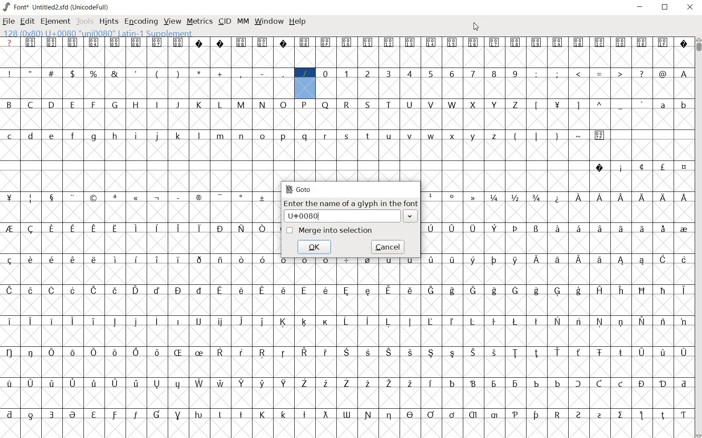  I want to click on glyph, so click(600, 290).